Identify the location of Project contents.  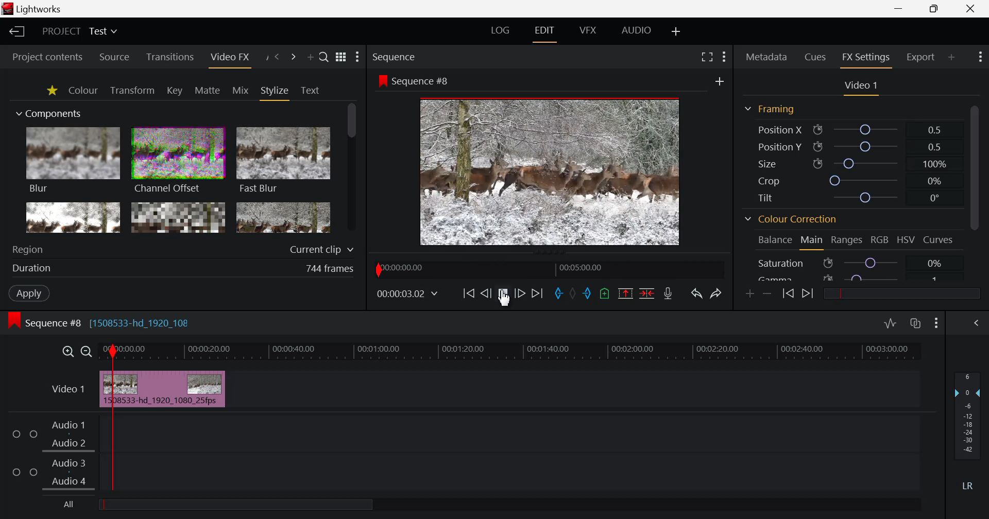
(47, 56).